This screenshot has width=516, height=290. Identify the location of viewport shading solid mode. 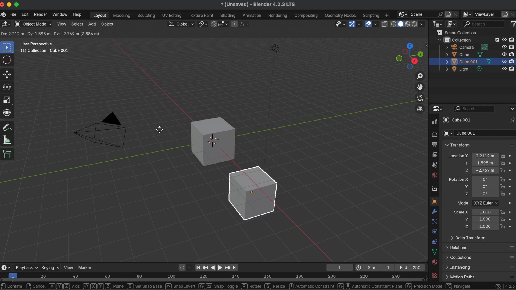
(400, 23).